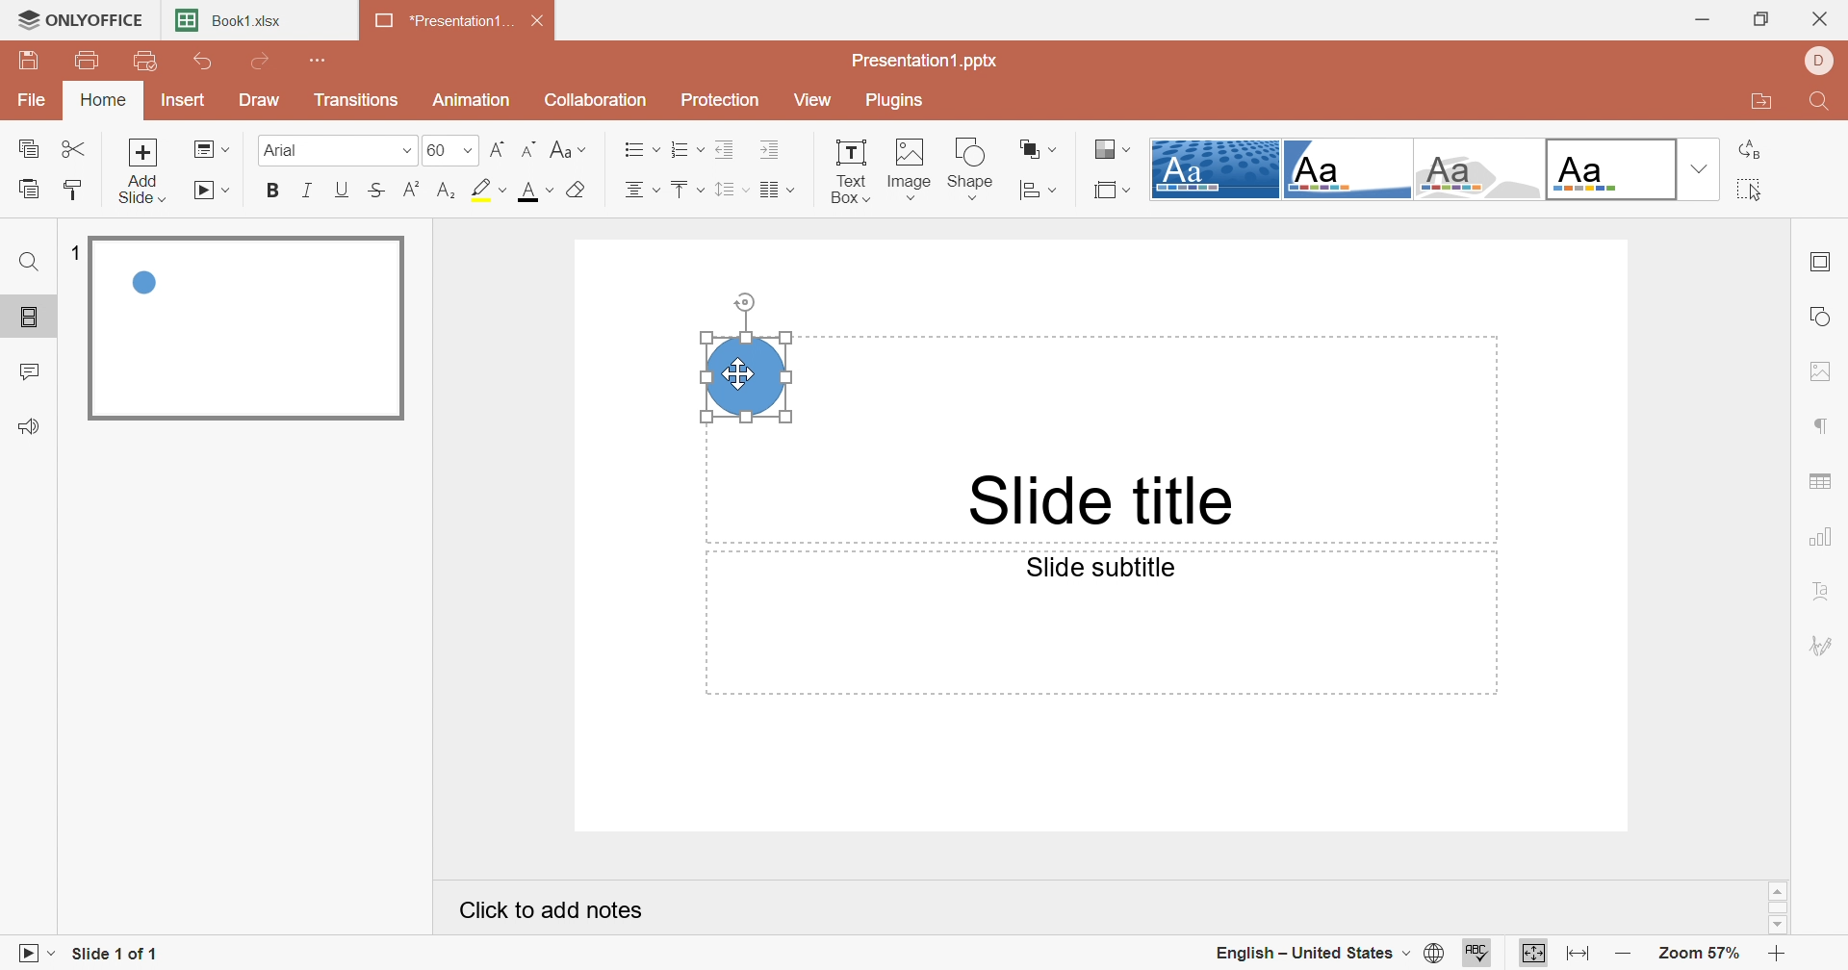 The width and height of the screenshot is (1848, 970). I want to click on Corner, so click(1346, 173).